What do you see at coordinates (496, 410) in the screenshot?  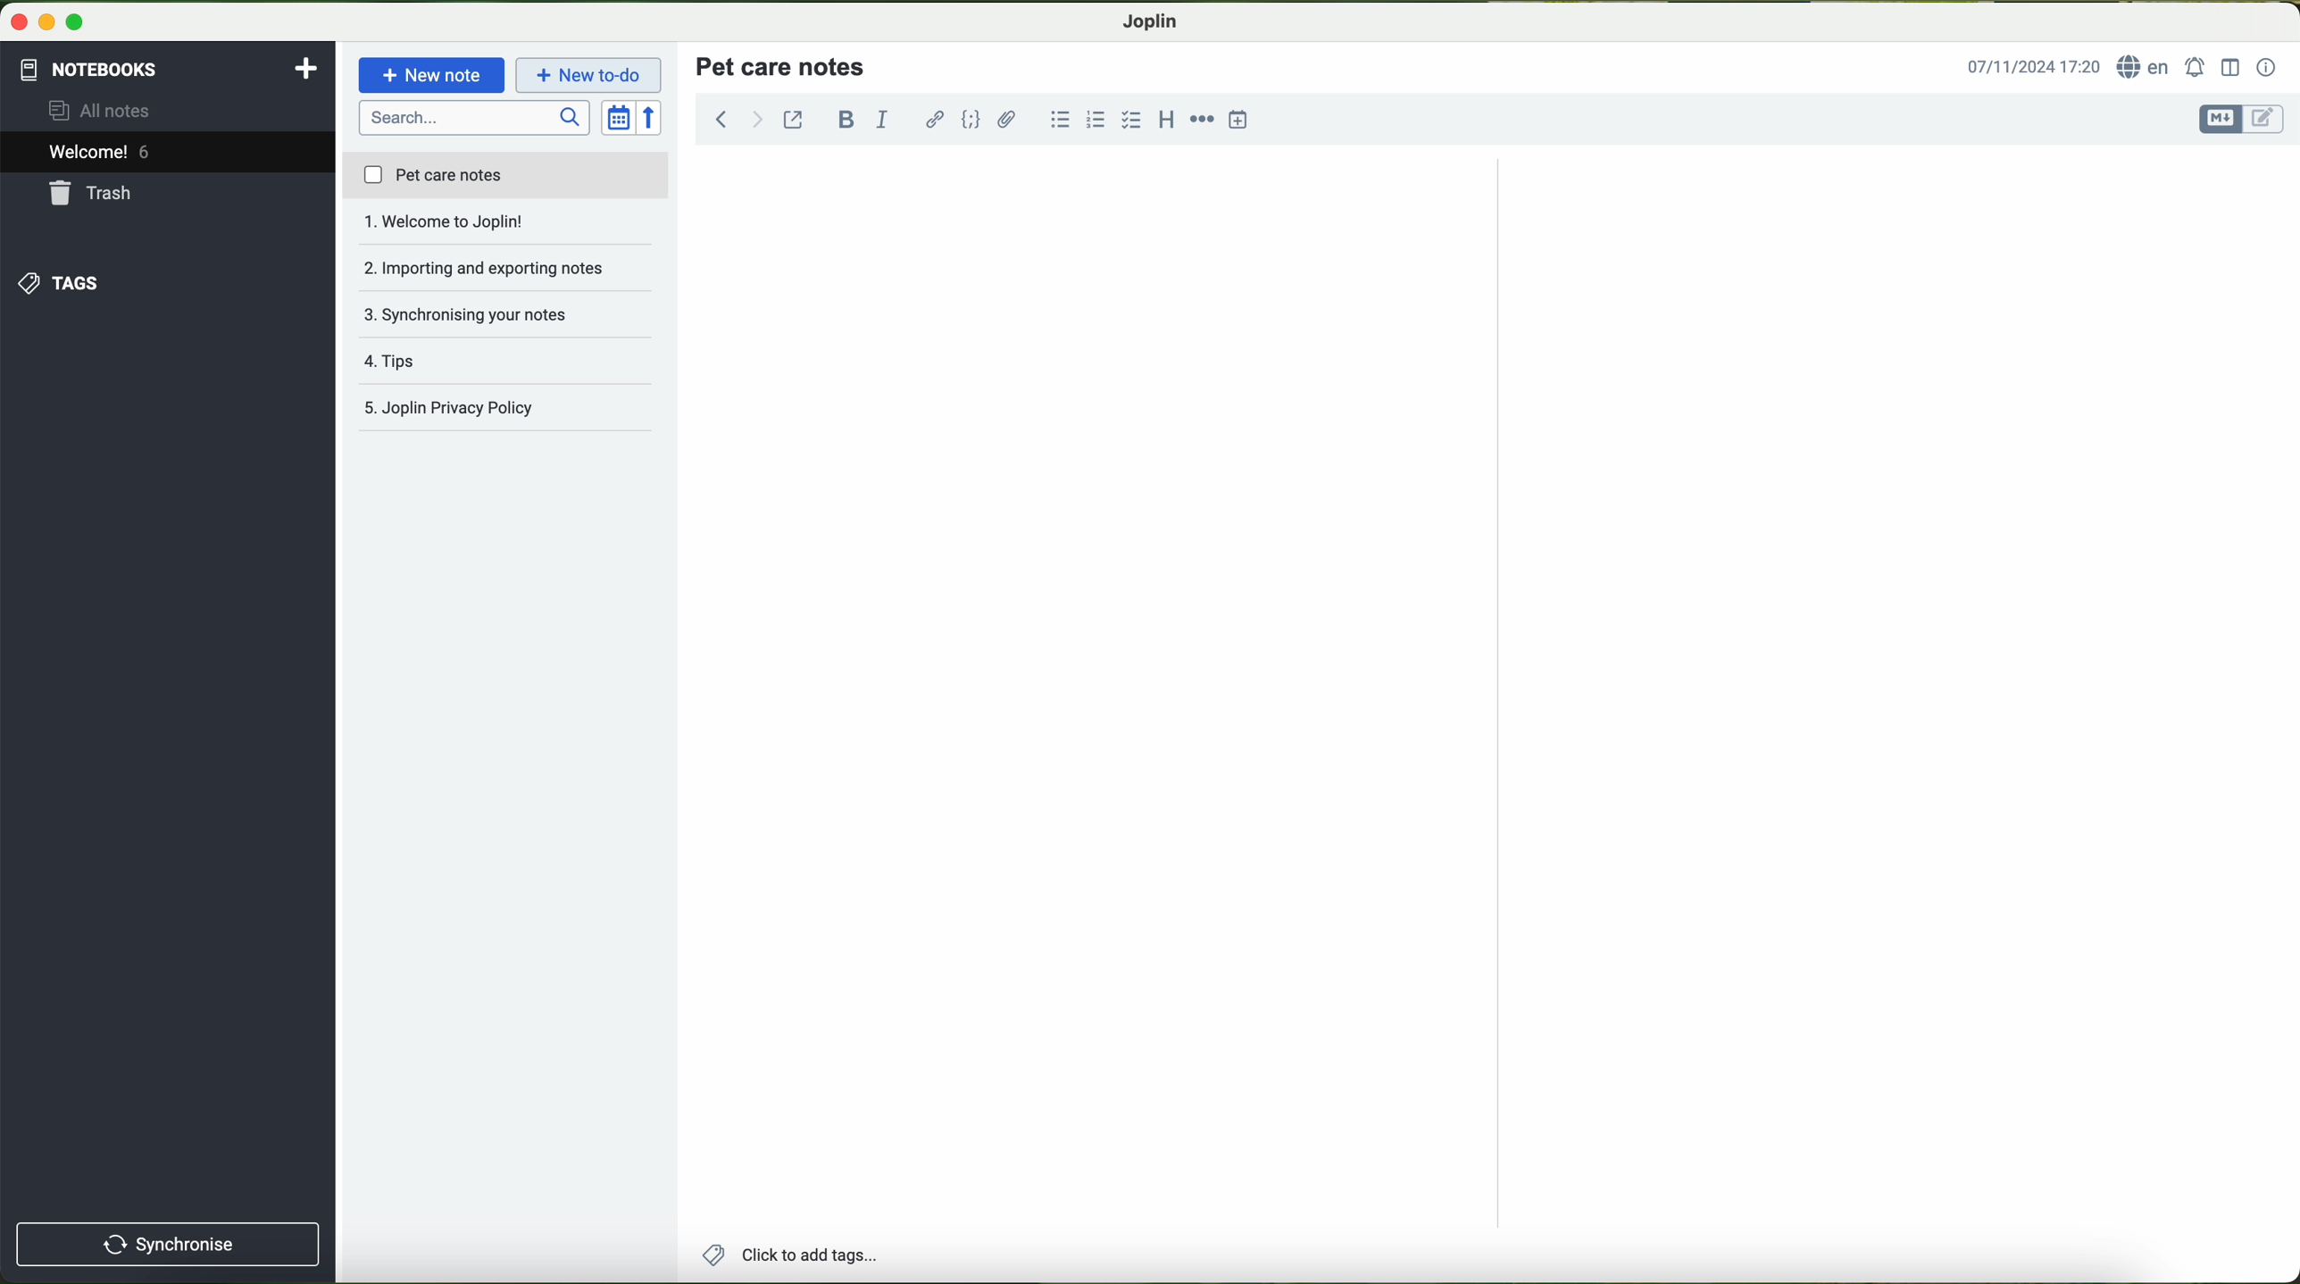 I see `joplin privacy policy` at bounding box center [496, 410].